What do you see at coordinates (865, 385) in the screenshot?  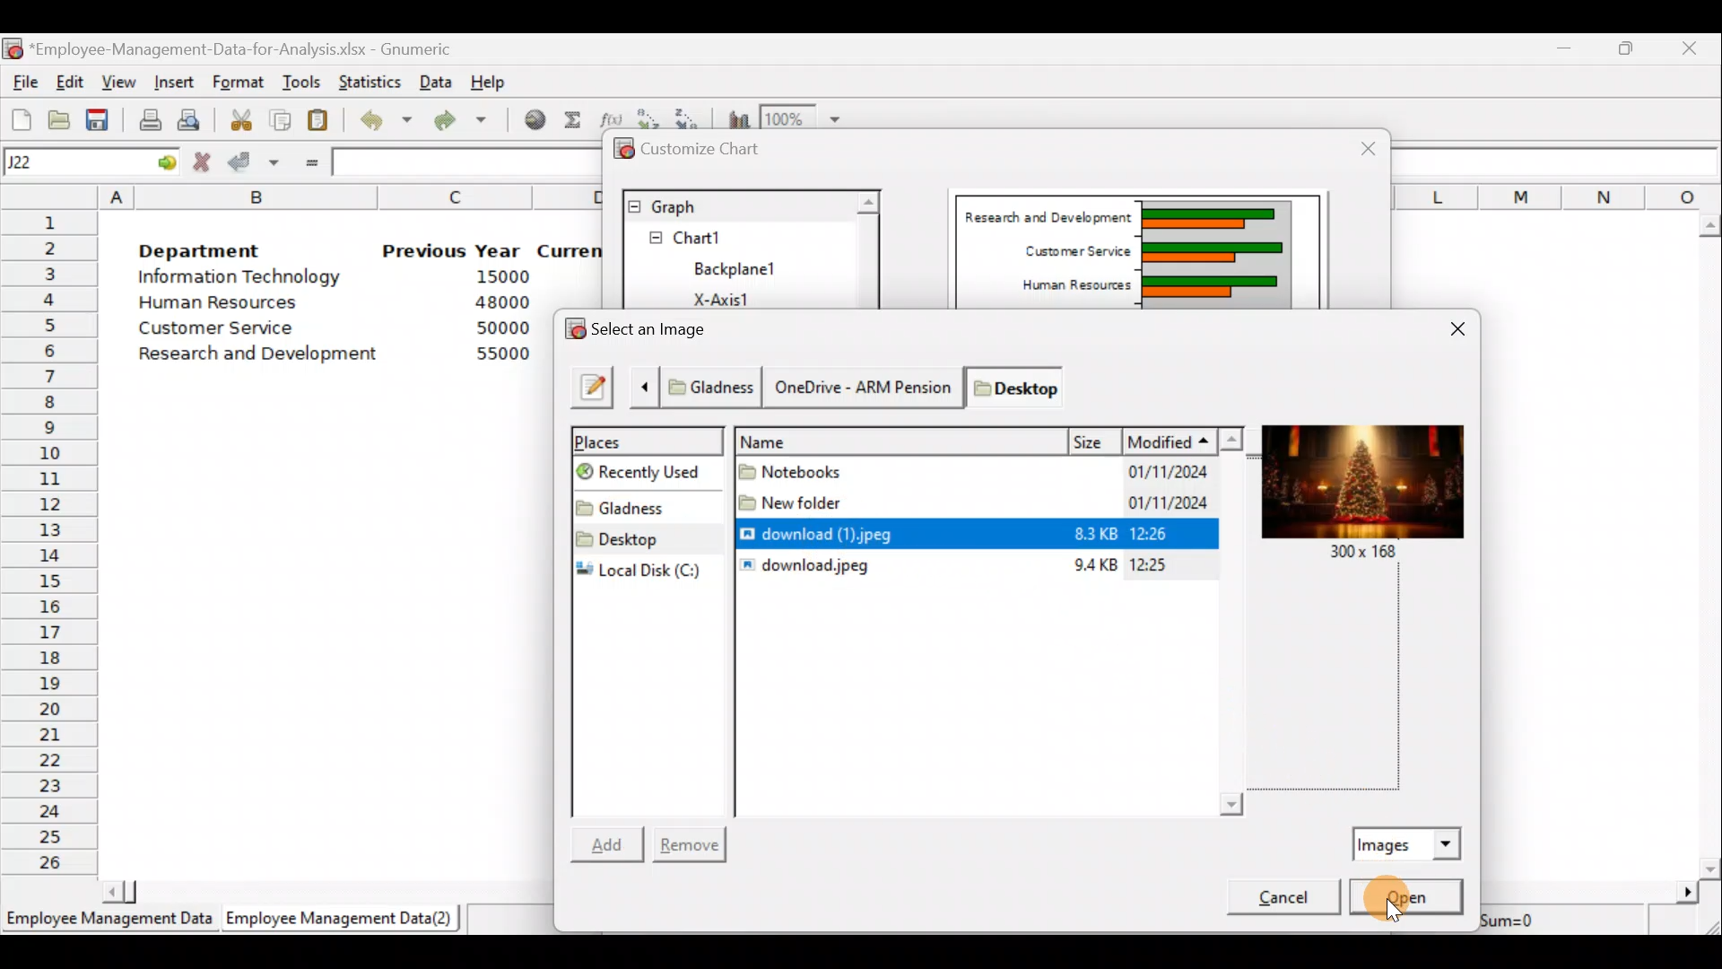 I see `* Gladness | OneDrive - ARM Pension | Desktop` at bounding box center [865, 385].